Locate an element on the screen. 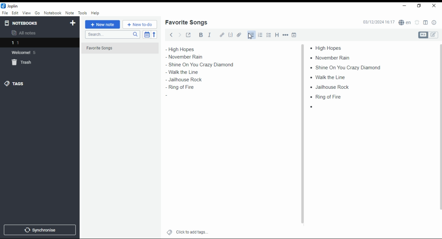 The height and width of the screenshot is (239, 442). walk ta line is located at coordinates (329, 77).